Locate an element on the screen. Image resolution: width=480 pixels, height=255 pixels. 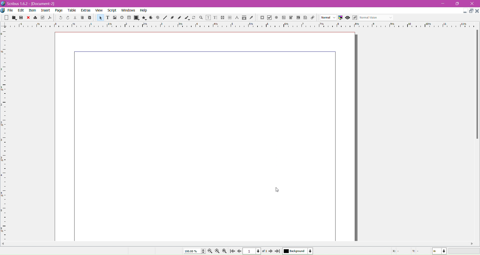
paste is located at coordinates (90, 18).